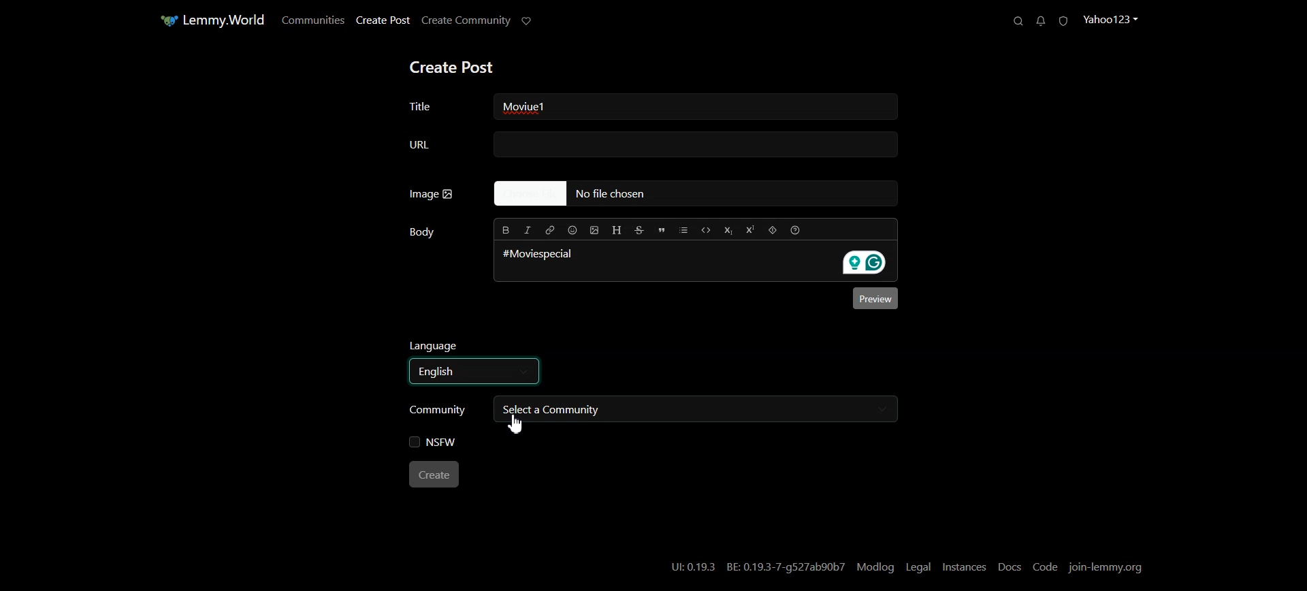  I want to click on Community, so click(438, 411).